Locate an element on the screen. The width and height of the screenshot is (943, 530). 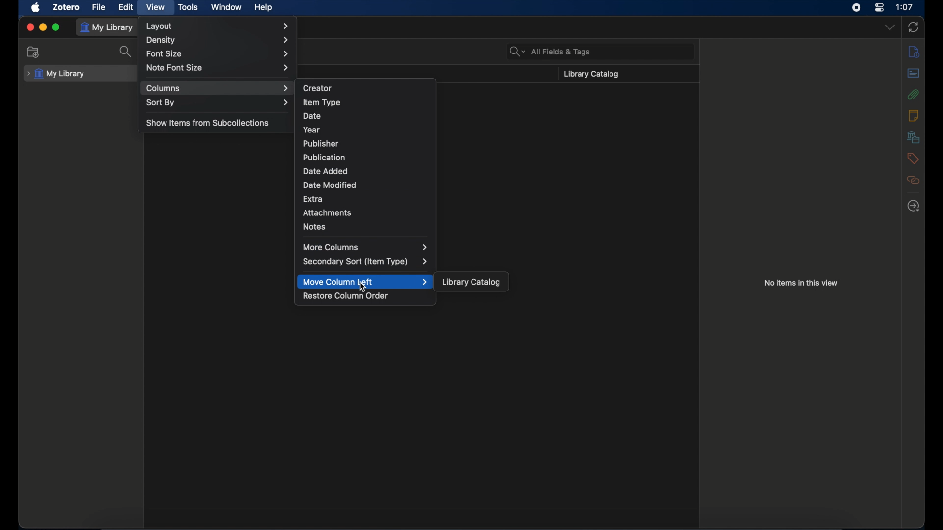
zotero is located at coordinates (66, 7).